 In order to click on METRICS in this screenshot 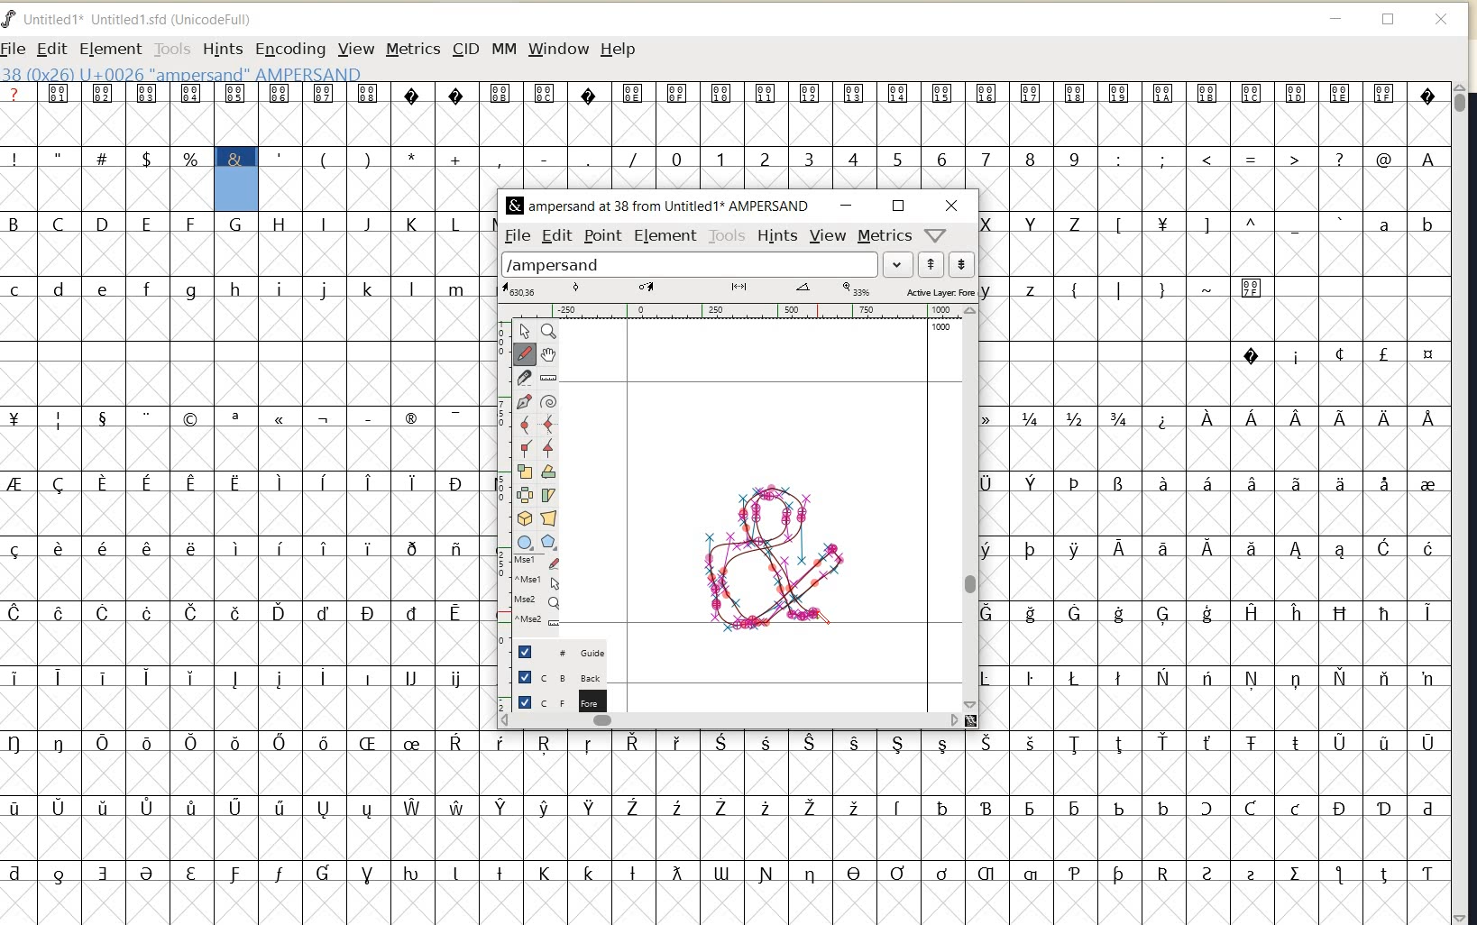, I will do `click(884, 237)`.